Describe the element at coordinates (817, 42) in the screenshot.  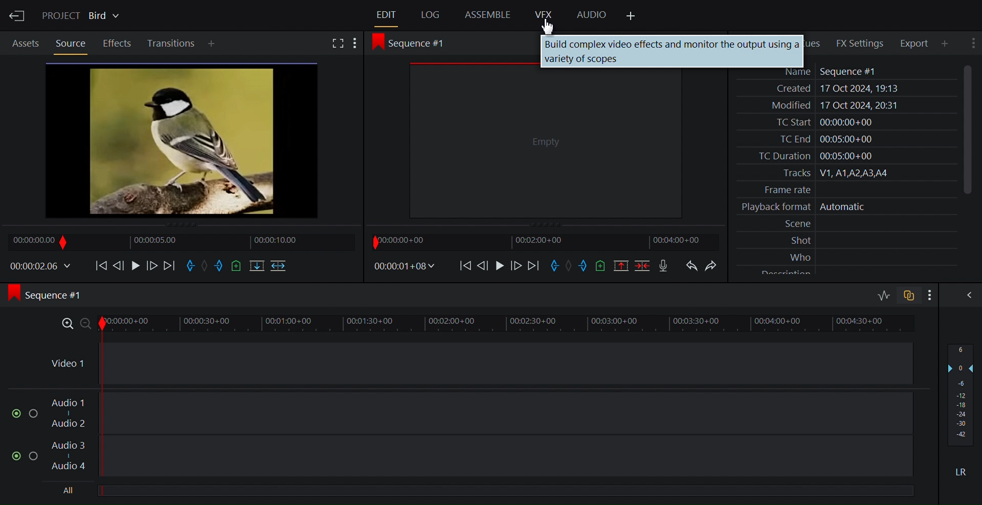
I see `Cues` at that location.